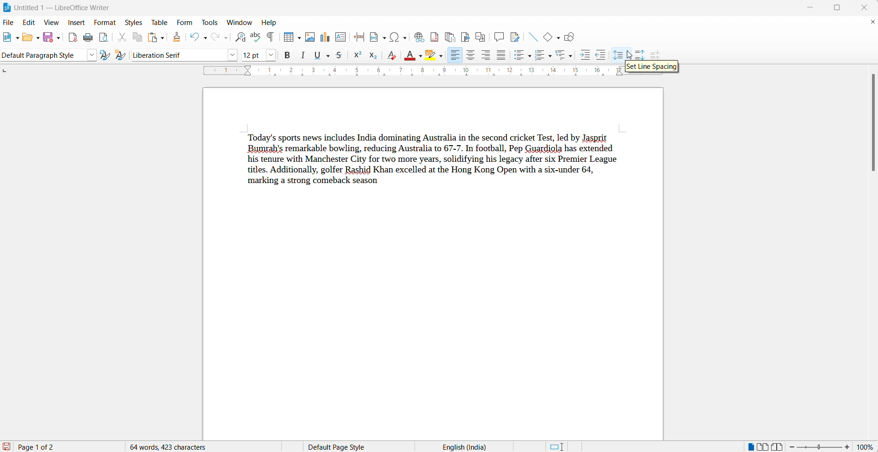 The width and height of the screenshot is (878, 452). I want to click on show track changes functions, so click(515, 36).